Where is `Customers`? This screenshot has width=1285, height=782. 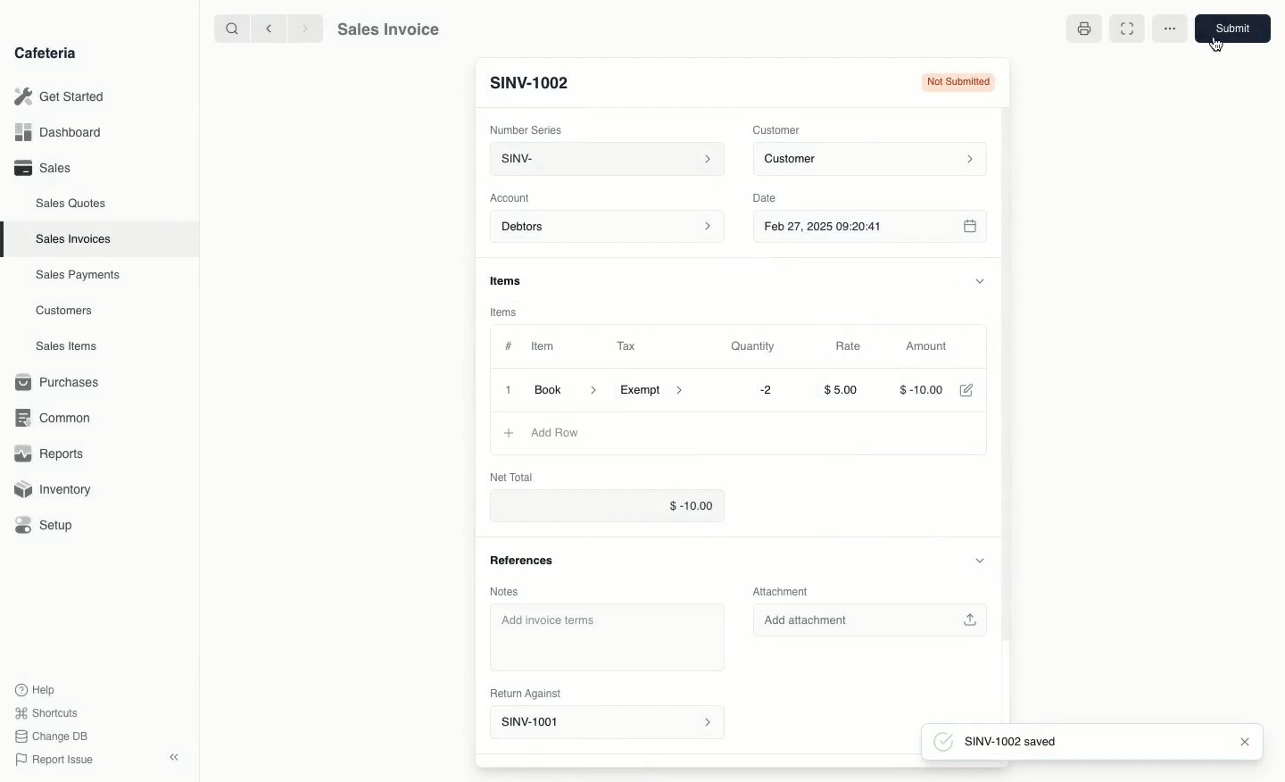 Customers is located at coordinates (64, 312).